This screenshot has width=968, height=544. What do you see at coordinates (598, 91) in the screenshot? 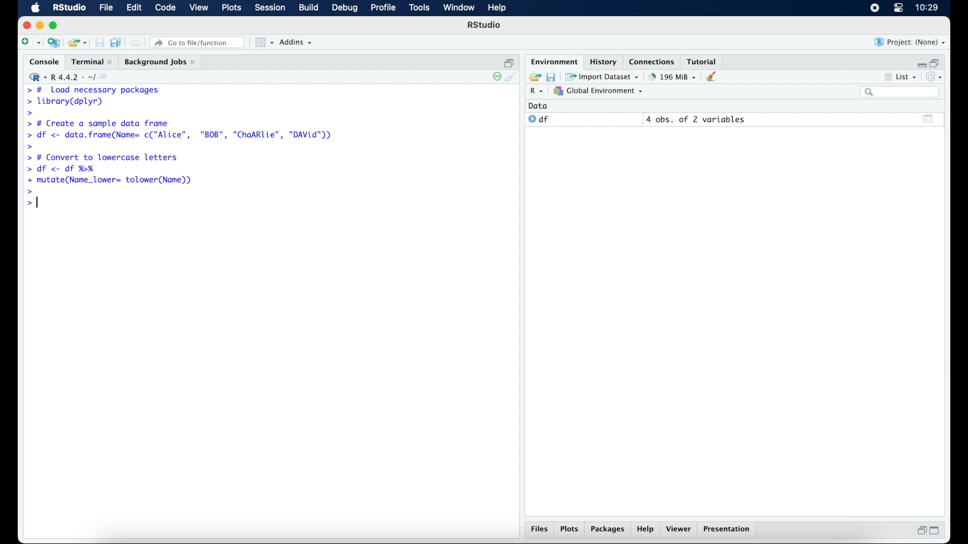
I see `global environment` at bounding box center [598, 91].